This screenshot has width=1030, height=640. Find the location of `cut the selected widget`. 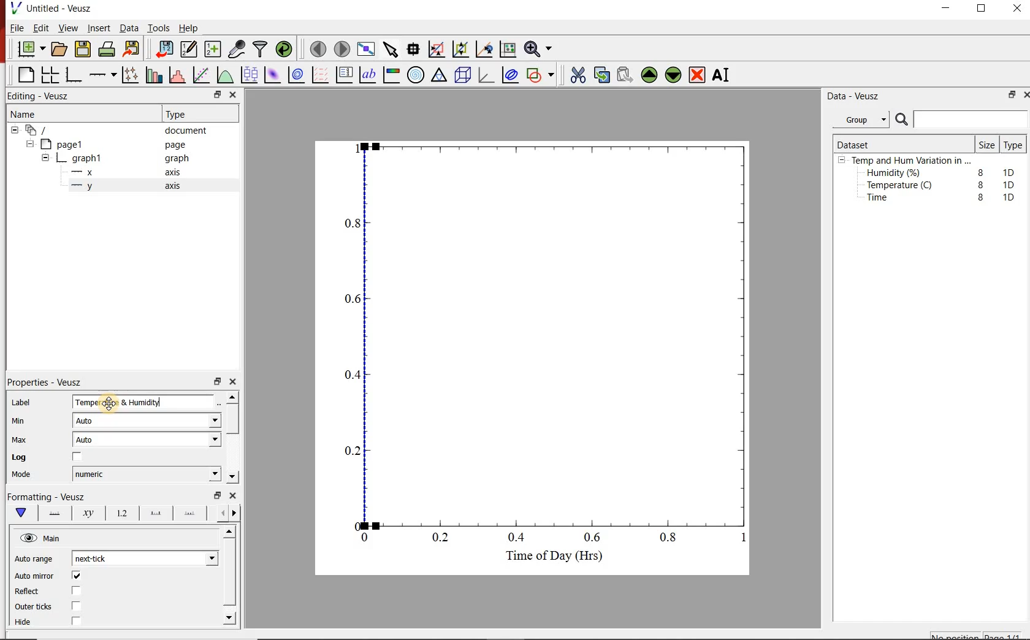

cut the selected widget is located at coordinates (577, 74).